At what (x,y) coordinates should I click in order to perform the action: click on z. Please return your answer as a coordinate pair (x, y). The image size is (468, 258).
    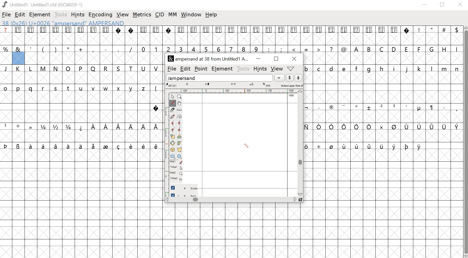
    Looking at the image, I should click on (144, 88).